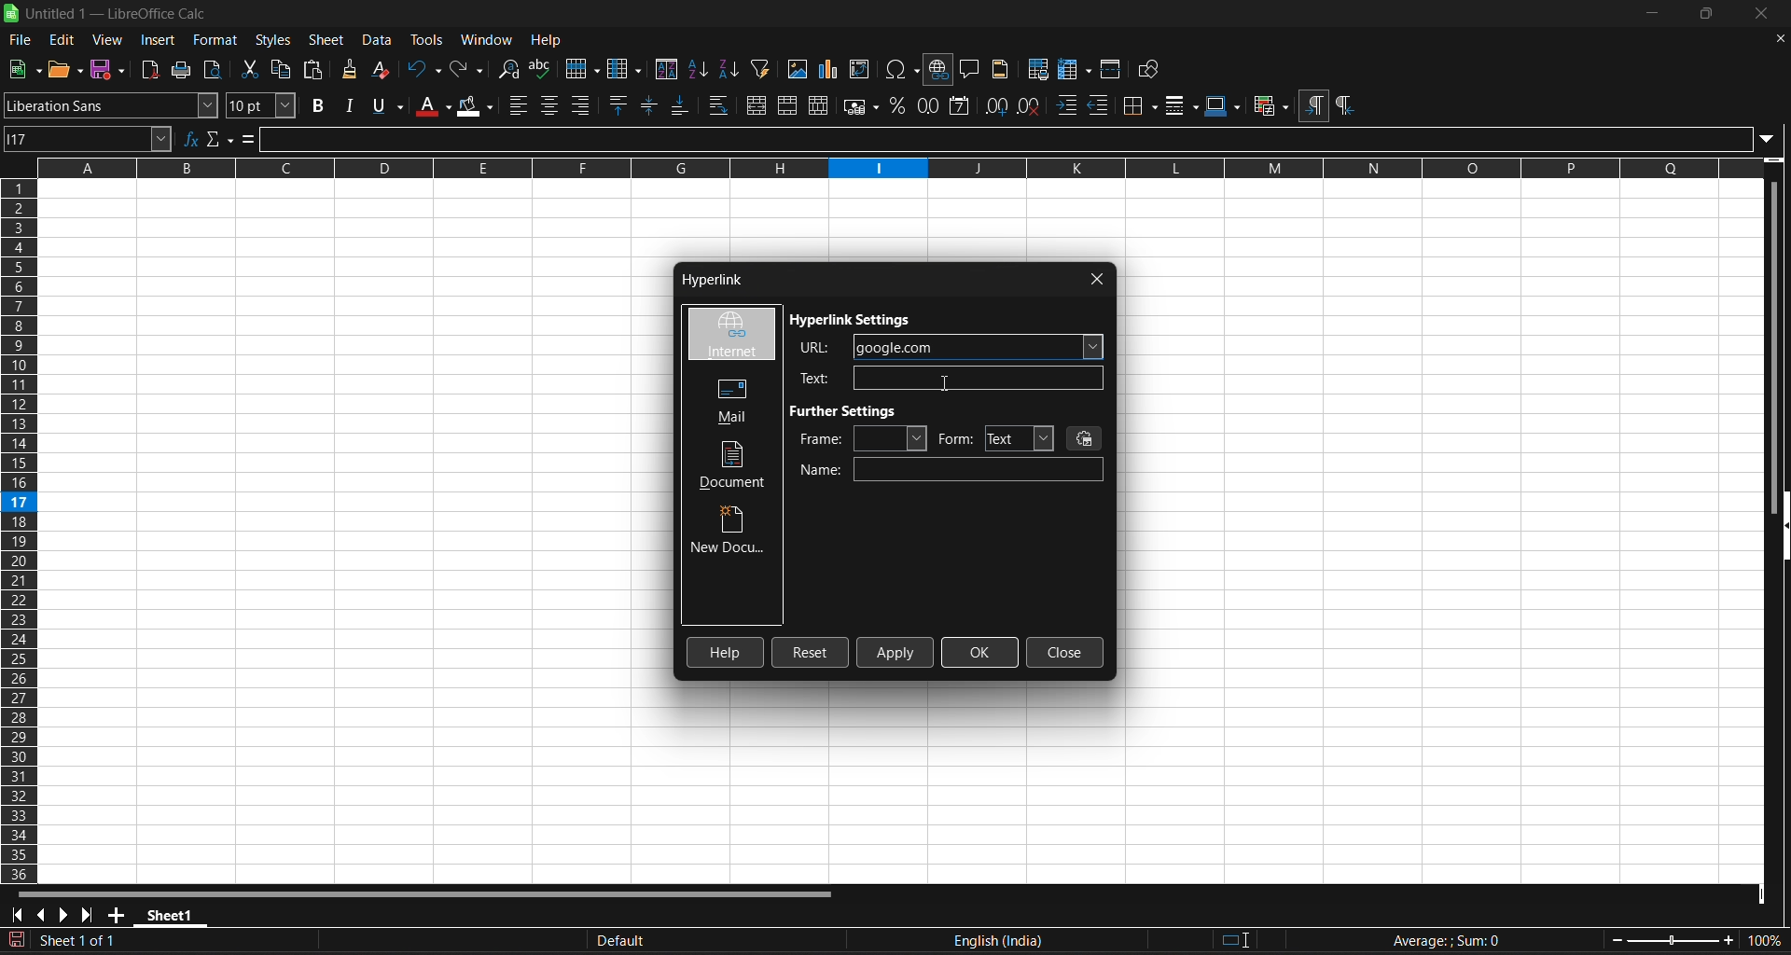 This screenshot has height=955, width=1791. I want to click on okay, so click(980, 652).